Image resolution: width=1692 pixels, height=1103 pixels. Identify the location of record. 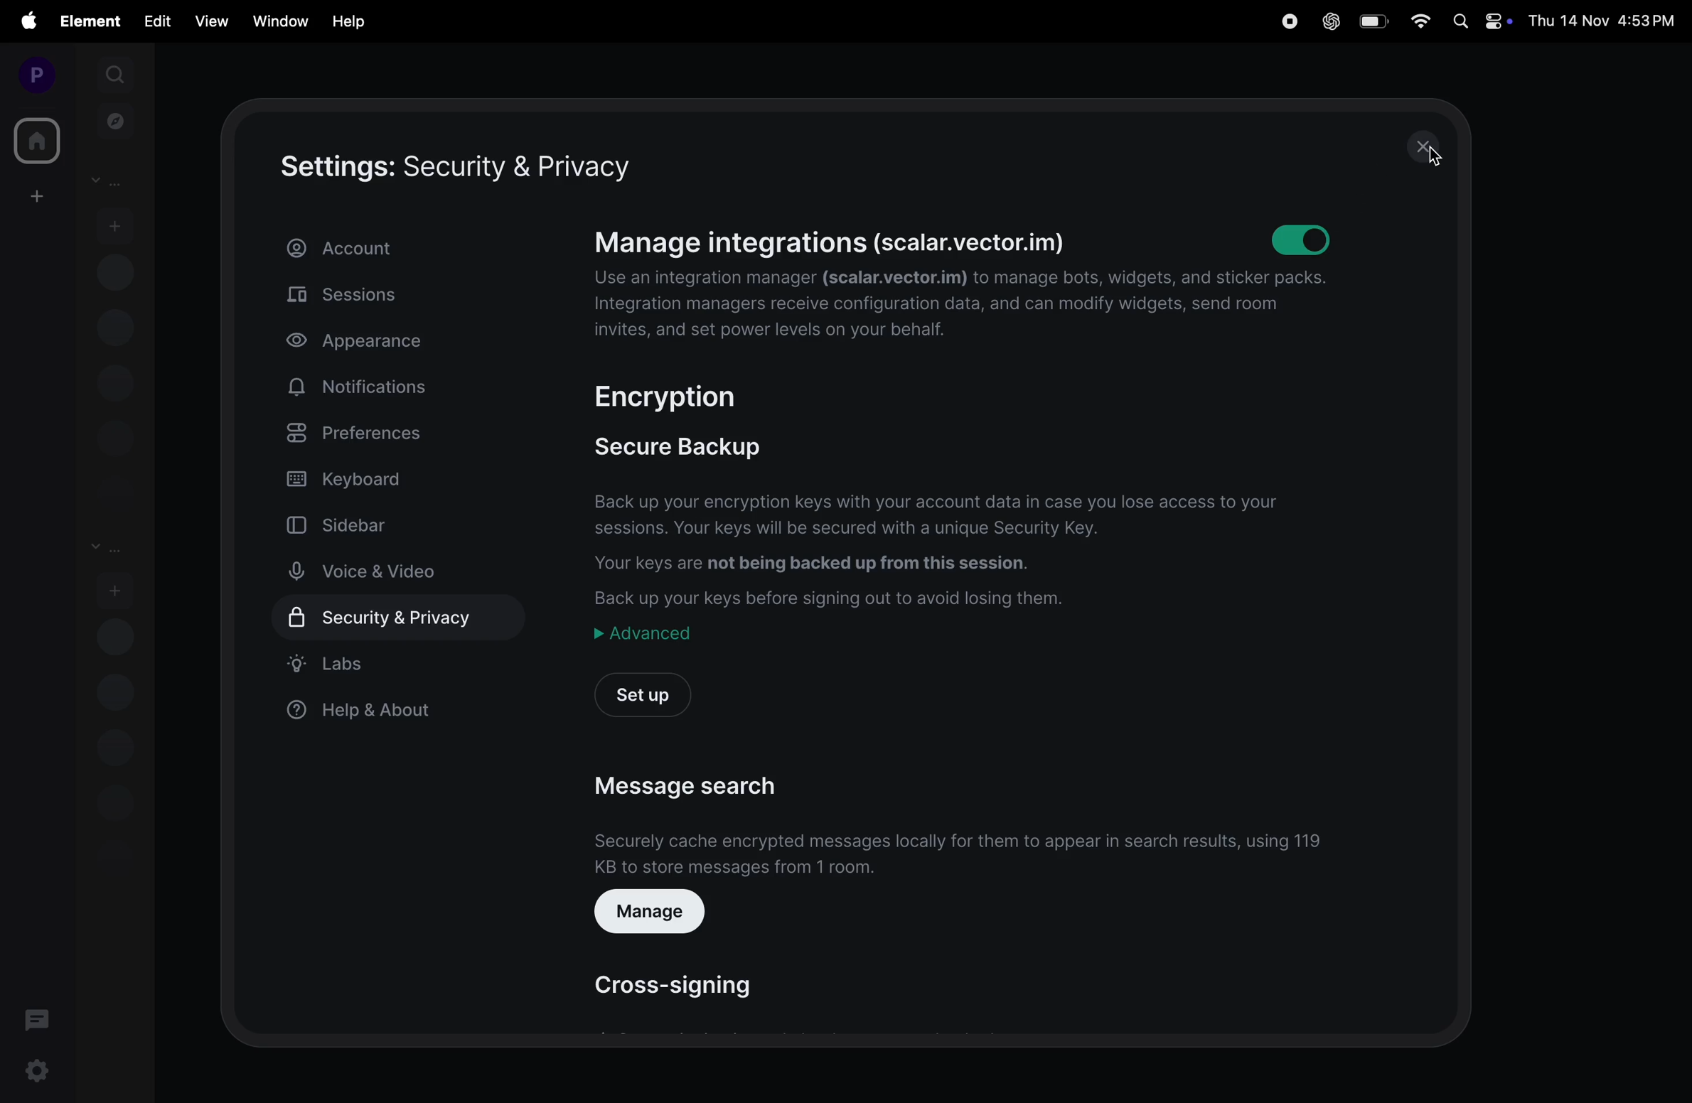
(1288, 21).